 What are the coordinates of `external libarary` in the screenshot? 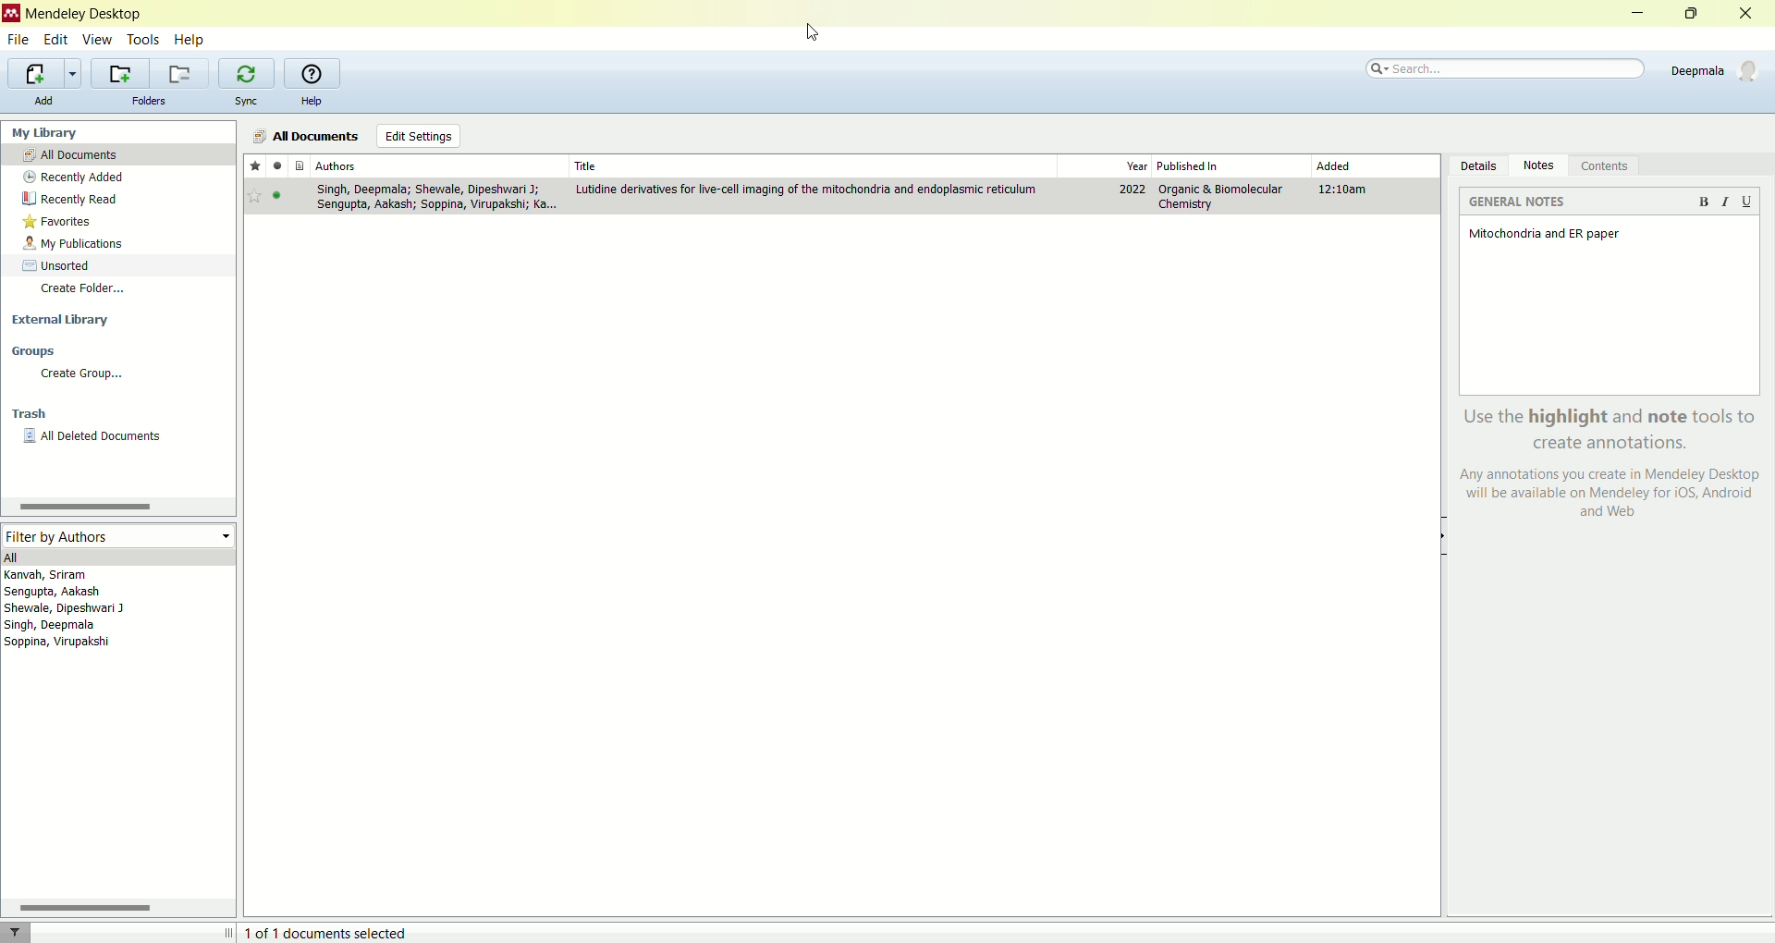 It's located at (118, 317).